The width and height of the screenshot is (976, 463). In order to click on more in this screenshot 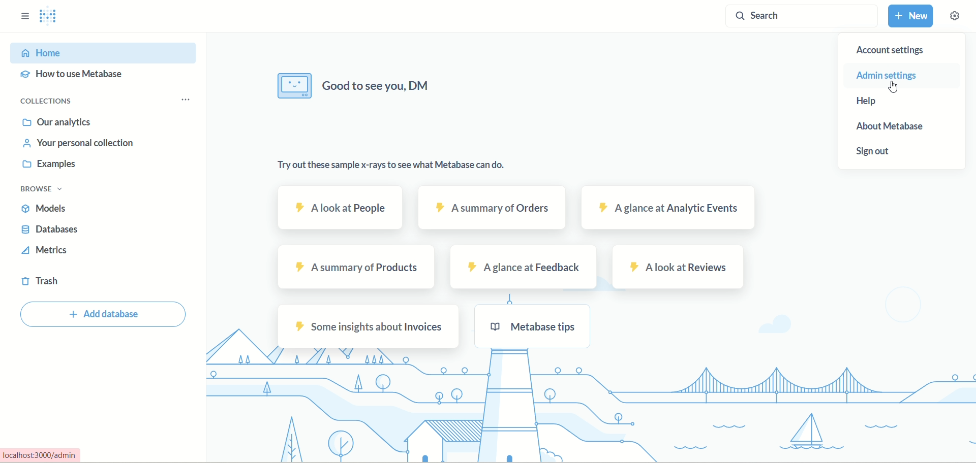, I will do `click(185, 100)`.